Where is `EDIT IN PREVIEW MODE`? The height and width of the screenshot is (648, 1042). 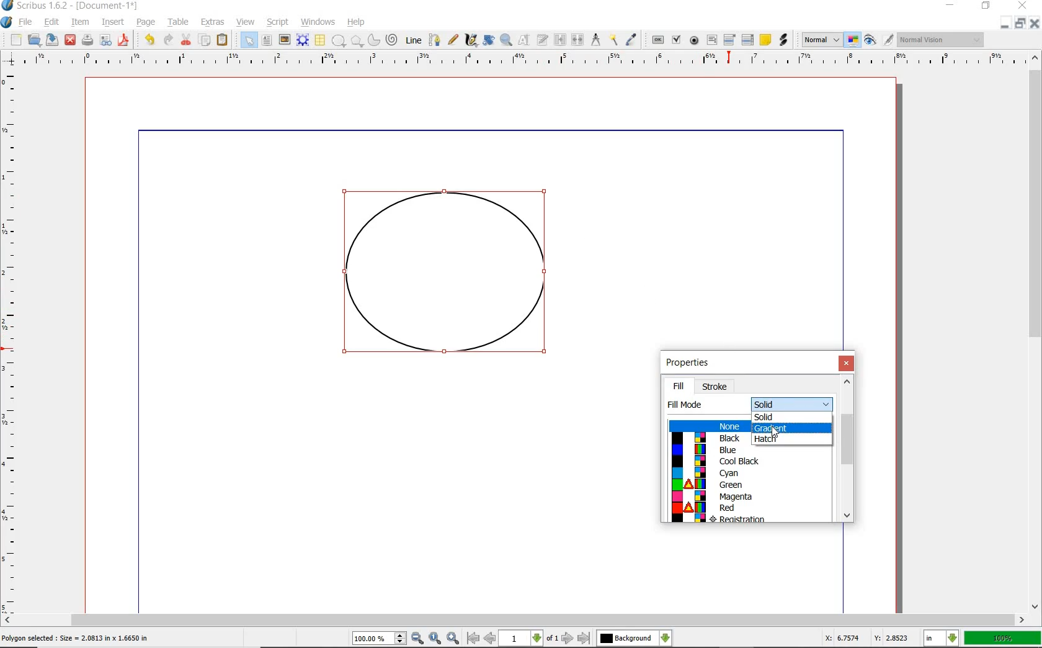 EDIT IN PREVIEW MODE is located at coordinates (888, 39).